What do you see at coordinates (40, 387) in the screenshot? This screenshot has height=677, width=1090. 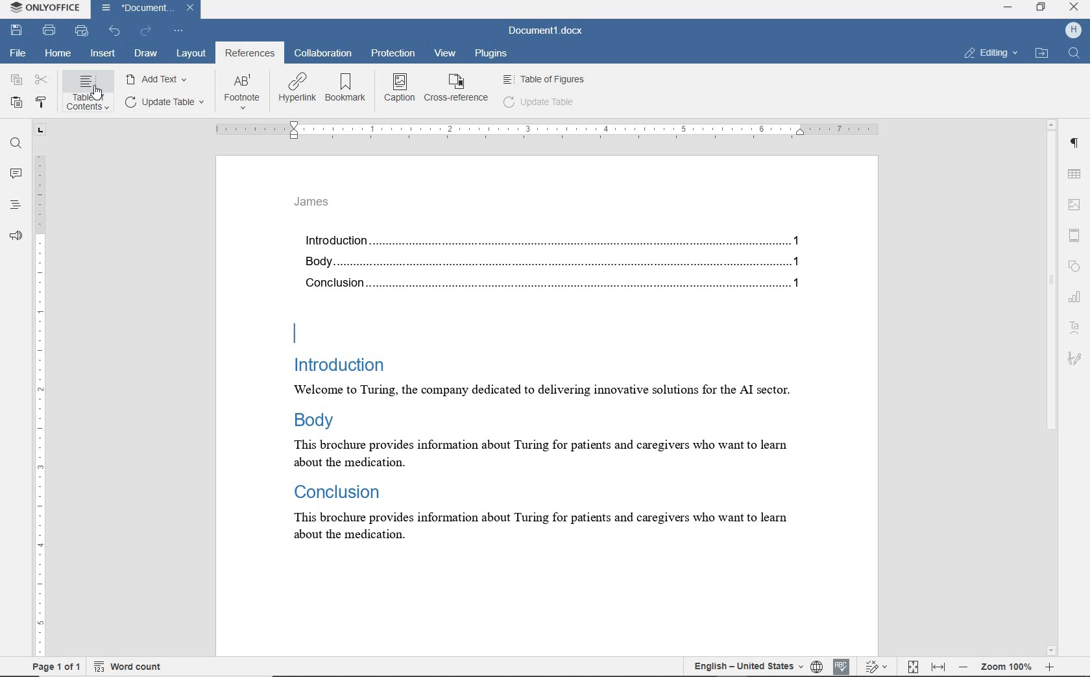 I see `ruler` at bounding box center [40, 387].